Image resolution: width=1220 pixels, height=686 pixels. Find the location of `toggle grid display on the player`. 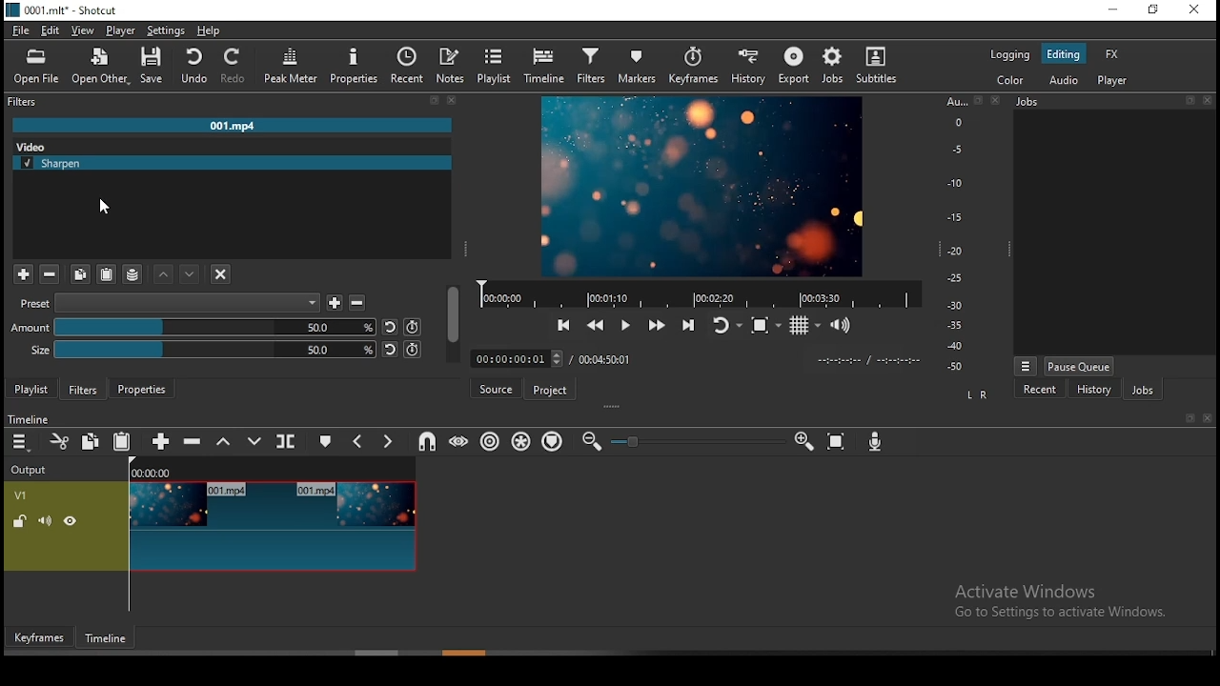

toggle grid display on the player is located at coordinates (803, 327).